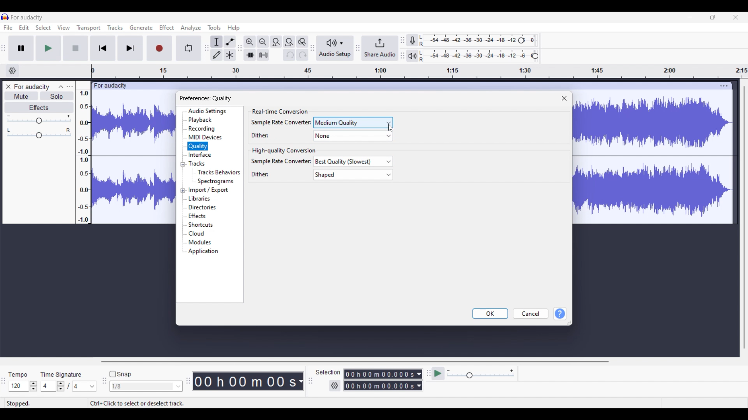 The width and height of the screenshot is (748, 420). What do you see at coordinates (355, 175) in the screenshot?
I see `shaped` at bounding box center [355, 175].